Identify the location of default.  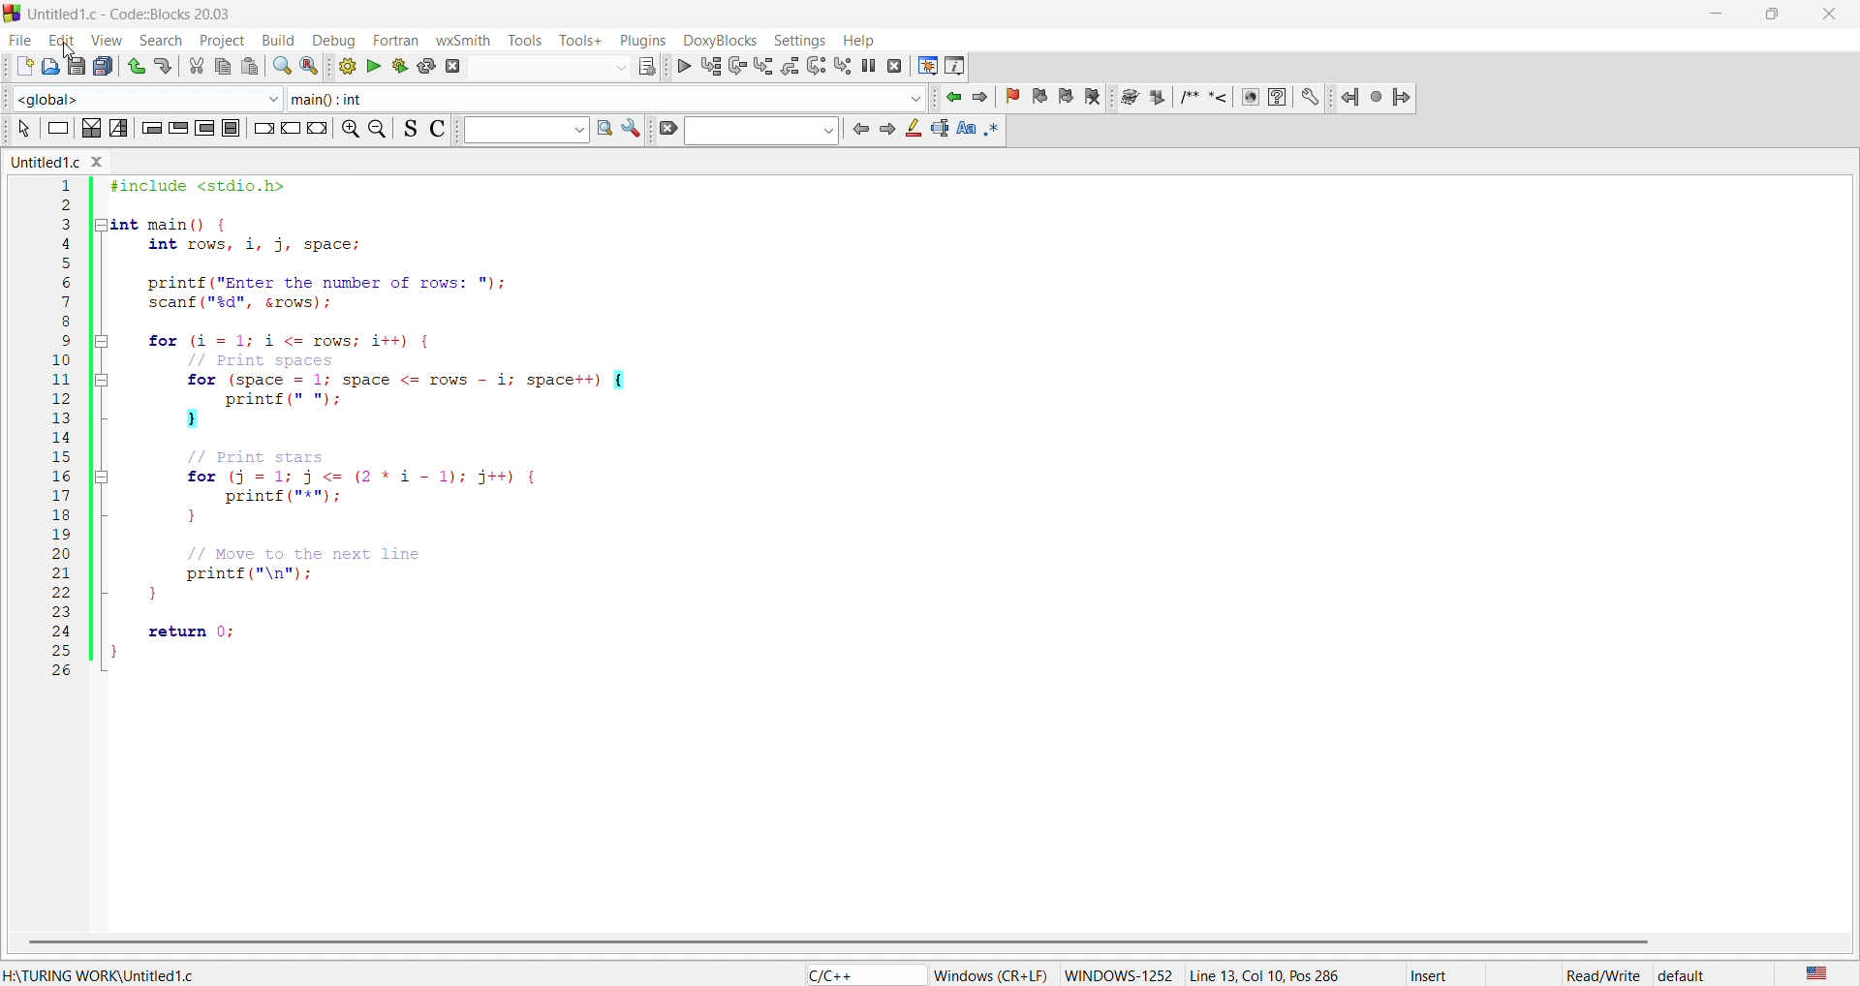
(1683, 974).